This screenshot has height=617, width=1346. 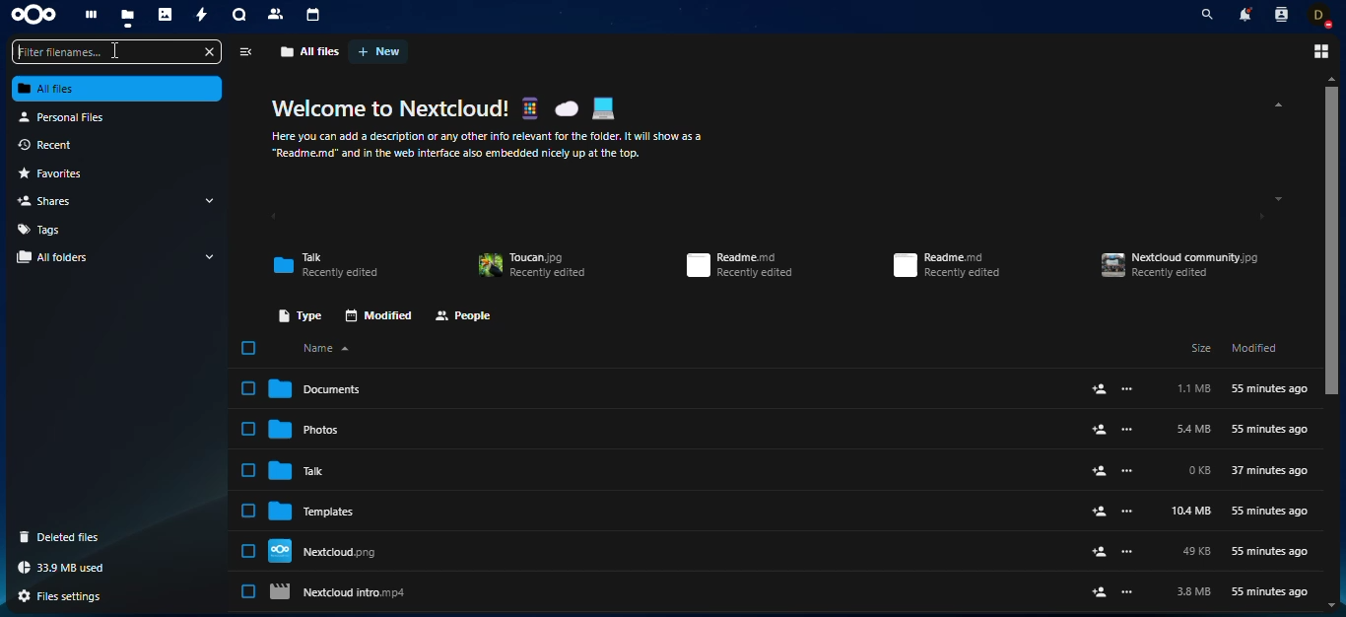 I want to click on Nextcloud intro.mp4, so click(x=672, y=592).